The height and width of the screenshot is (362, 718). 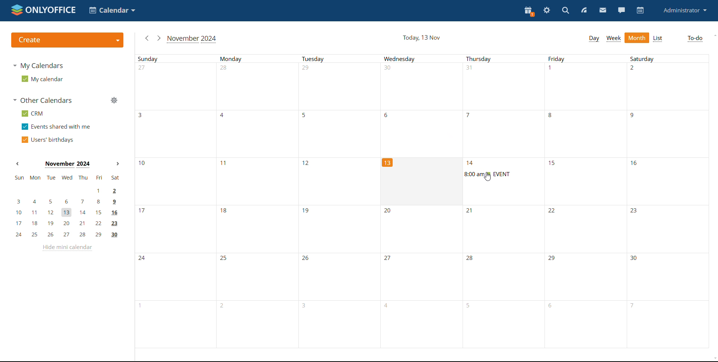 What do you see at coordinates (424, 228) in the screenshot?
I see `Dates of the month` at bounding box center [424, 228].